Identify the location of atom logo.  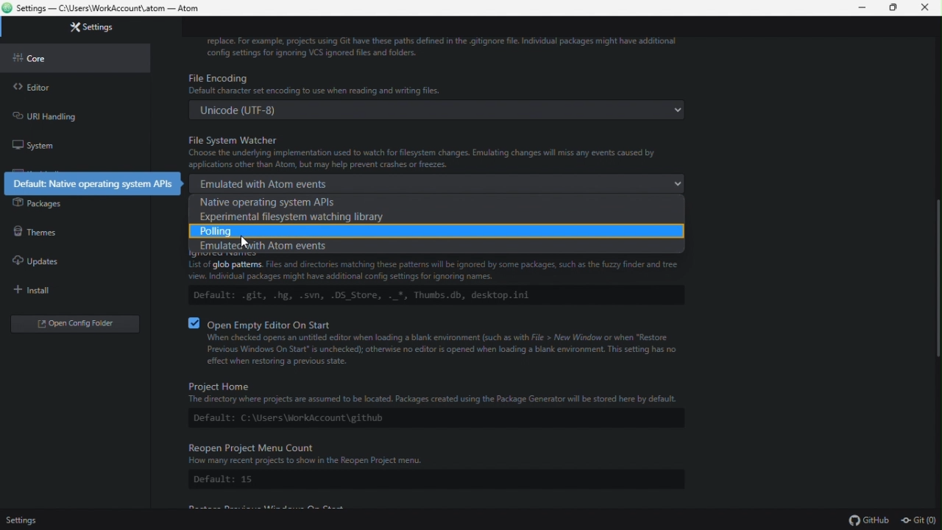
(7, 9).